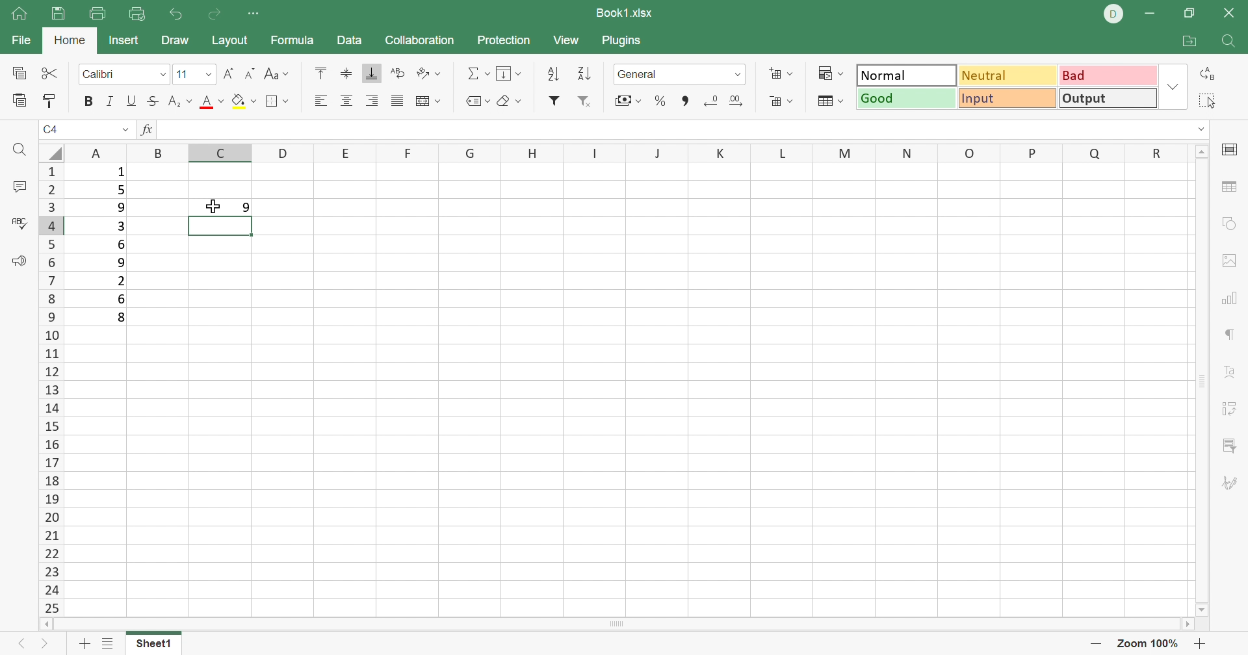 The height and width of the screenshot is (655, 1248). What do you see at coordinates (907, 76) in the screenshot?
I see `Normal` at bounding box center [907, 76].